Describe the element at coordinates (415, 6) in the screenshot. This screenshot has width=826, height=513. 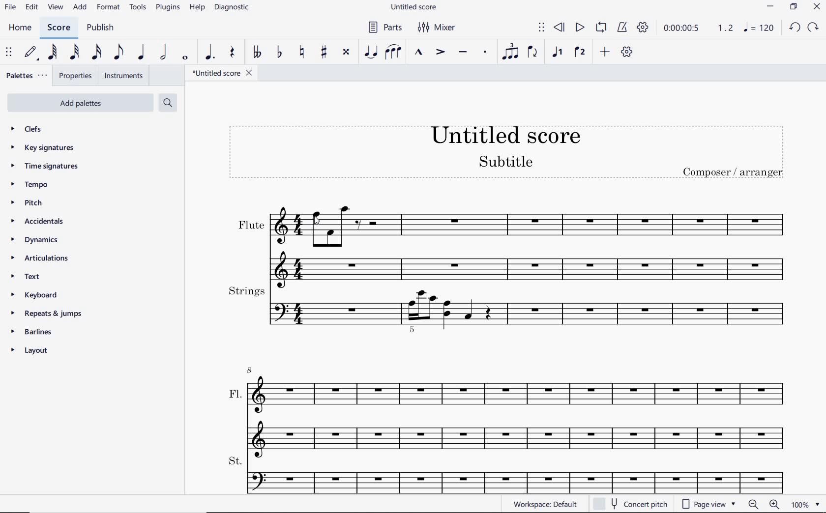
I see `file name` at that location.